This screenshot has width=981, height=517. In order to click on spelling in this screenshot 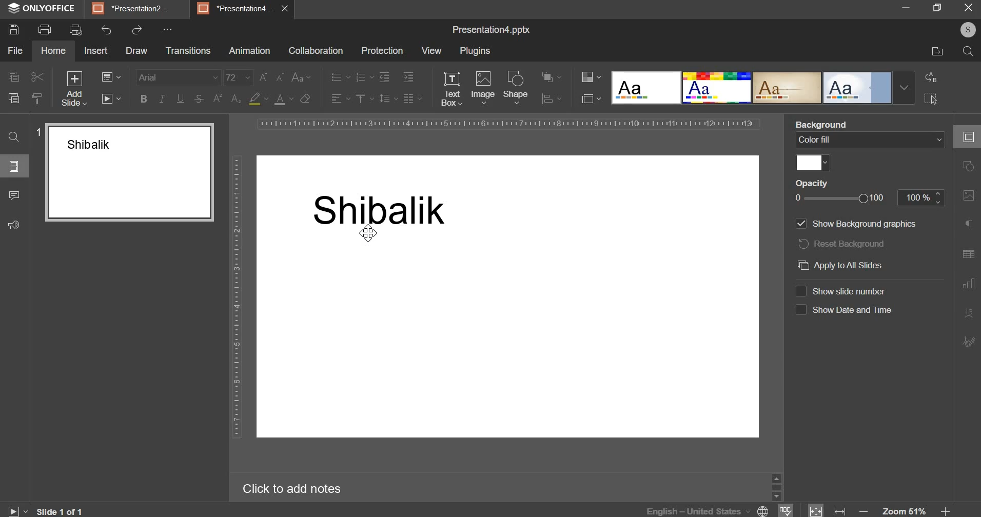, I will do `click(788, 509)`.